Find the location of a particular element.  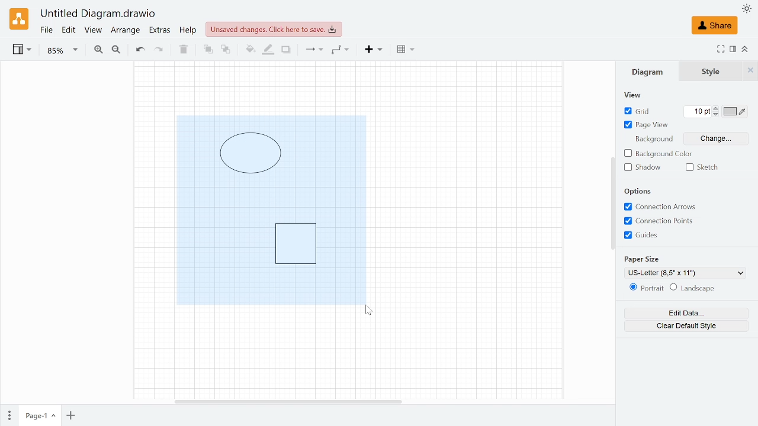

Guides is located at coordinates (645, 235).